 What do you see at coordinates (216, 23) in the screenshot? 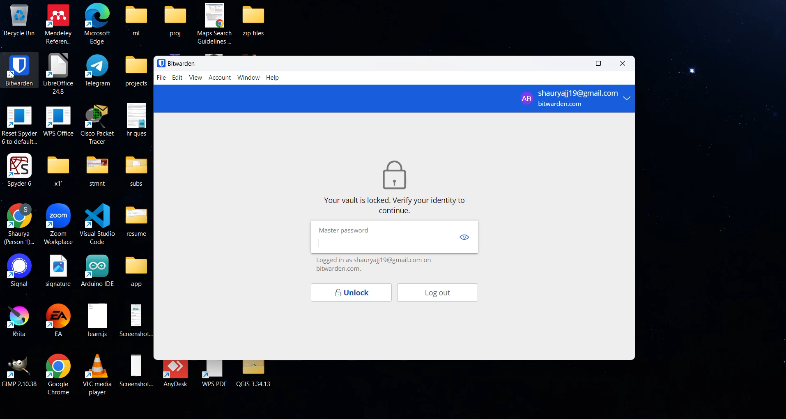
I see `Maps Search Guidelines ...` at bounding box center [216, 23].